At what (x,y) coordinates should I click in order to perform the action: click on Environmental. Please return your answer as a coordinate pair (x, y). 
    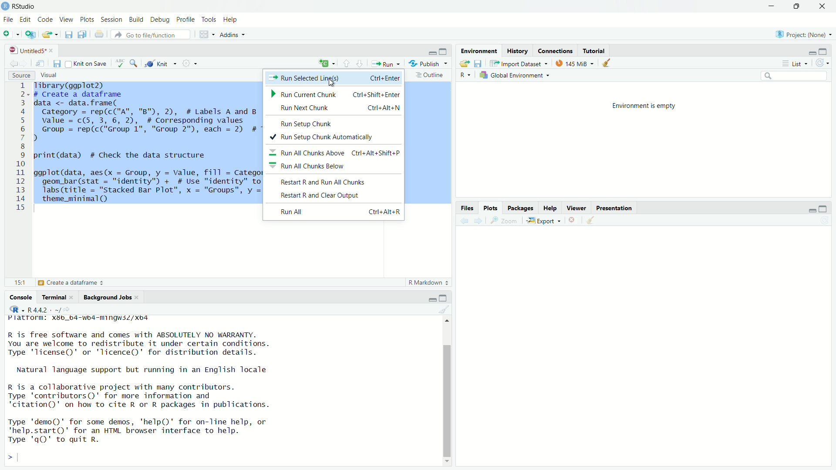
    Looking at the image, I should click on (479, 50).